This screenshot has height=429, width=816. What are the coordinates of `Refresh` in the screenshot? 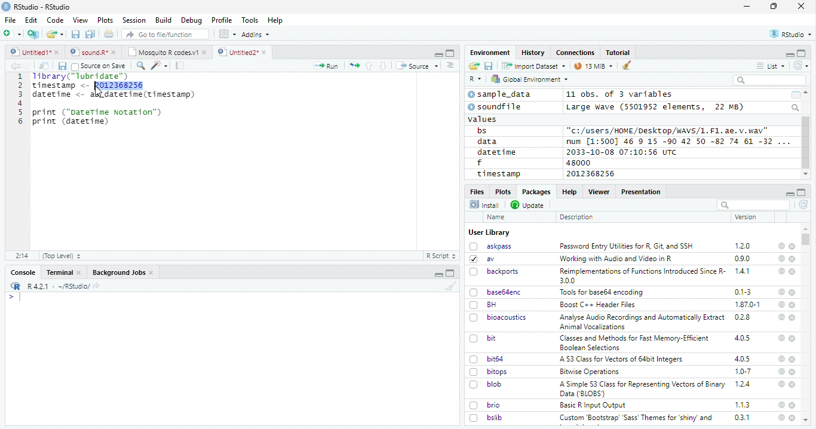 It's located at (804, 206).